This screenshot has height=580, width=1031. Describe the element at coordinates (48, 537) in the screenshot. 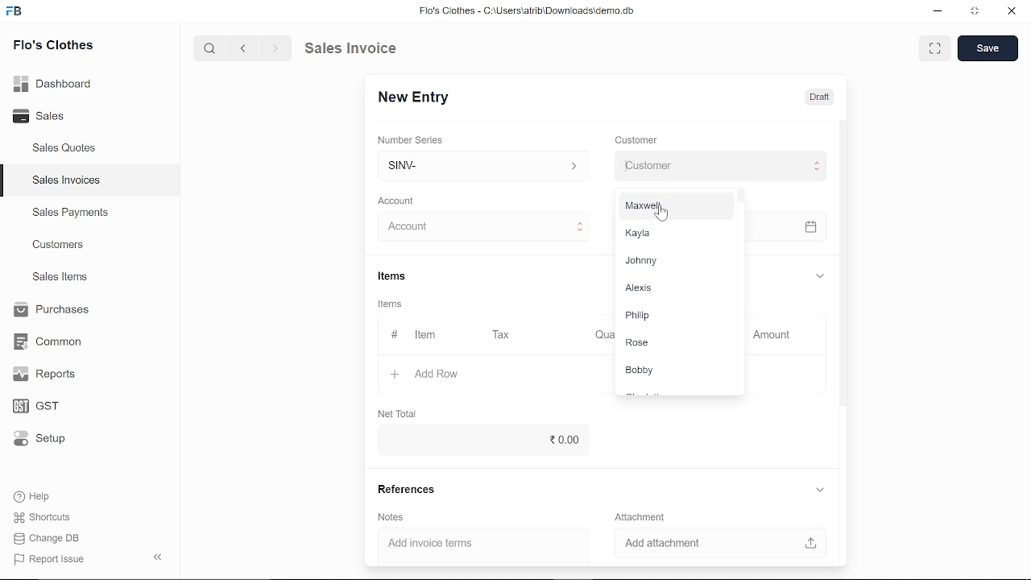

I see `Change DB` at that location.